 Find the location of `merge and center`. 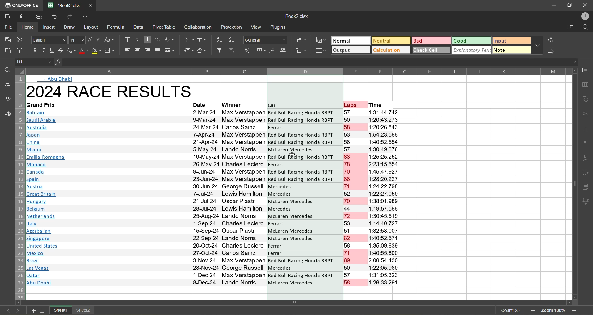

merge and center is located at coordinates (171, 51).